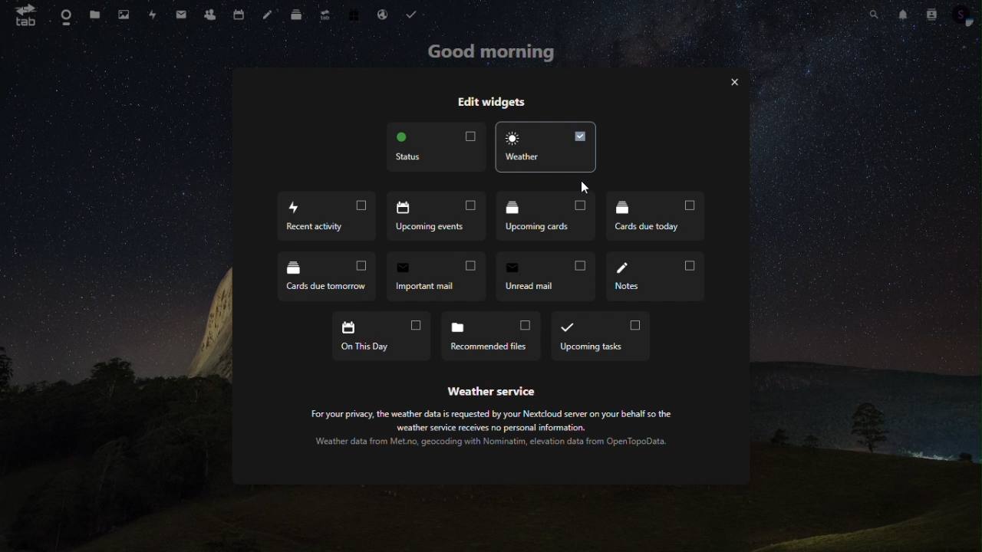  I want to click on activity, so click(154, 16).